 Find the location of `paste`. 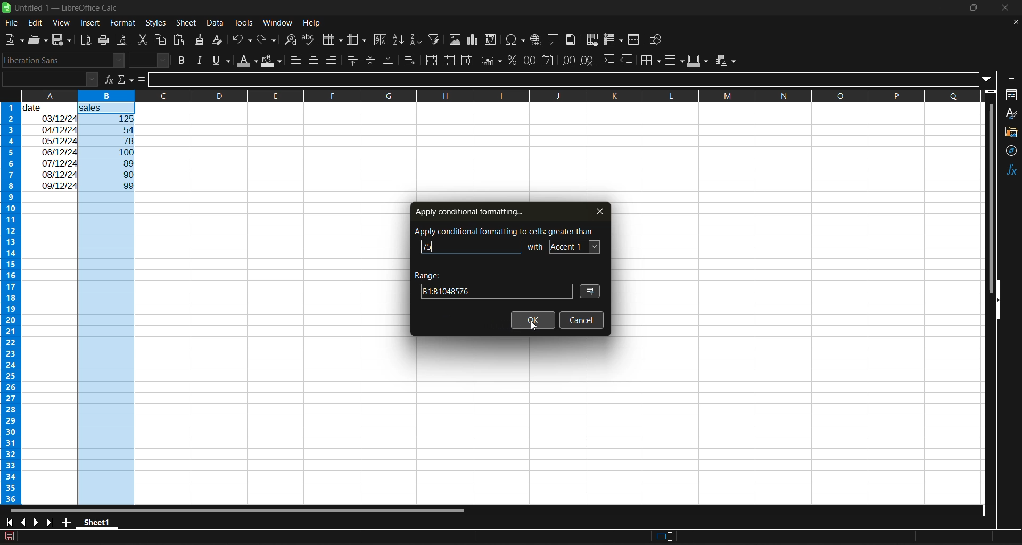

paste is located at coordinates (180, 40).